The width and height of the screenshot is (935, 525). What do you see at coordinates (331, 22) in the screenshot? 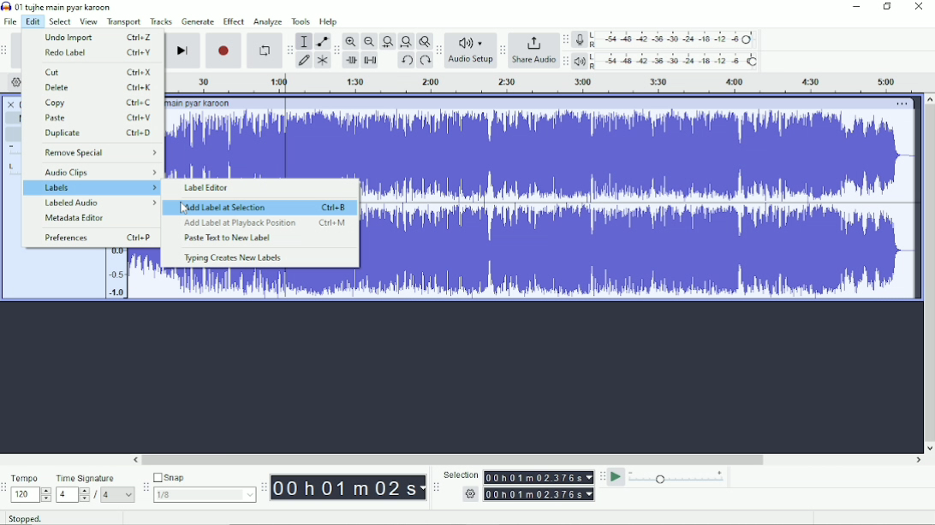
I see `Help` at bounding box center [331, 22].